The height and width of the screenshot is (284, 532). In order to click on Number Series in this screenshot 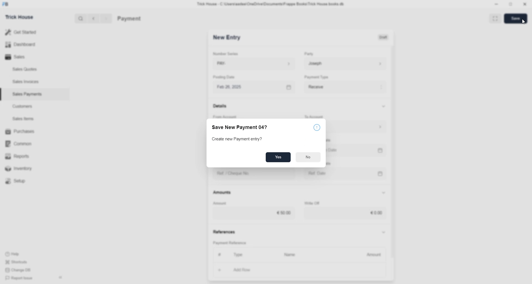, I will do `click(226, 53)`.